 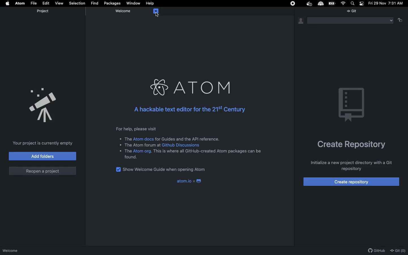 I want to click on Welcome, so click(x=124, y=11).